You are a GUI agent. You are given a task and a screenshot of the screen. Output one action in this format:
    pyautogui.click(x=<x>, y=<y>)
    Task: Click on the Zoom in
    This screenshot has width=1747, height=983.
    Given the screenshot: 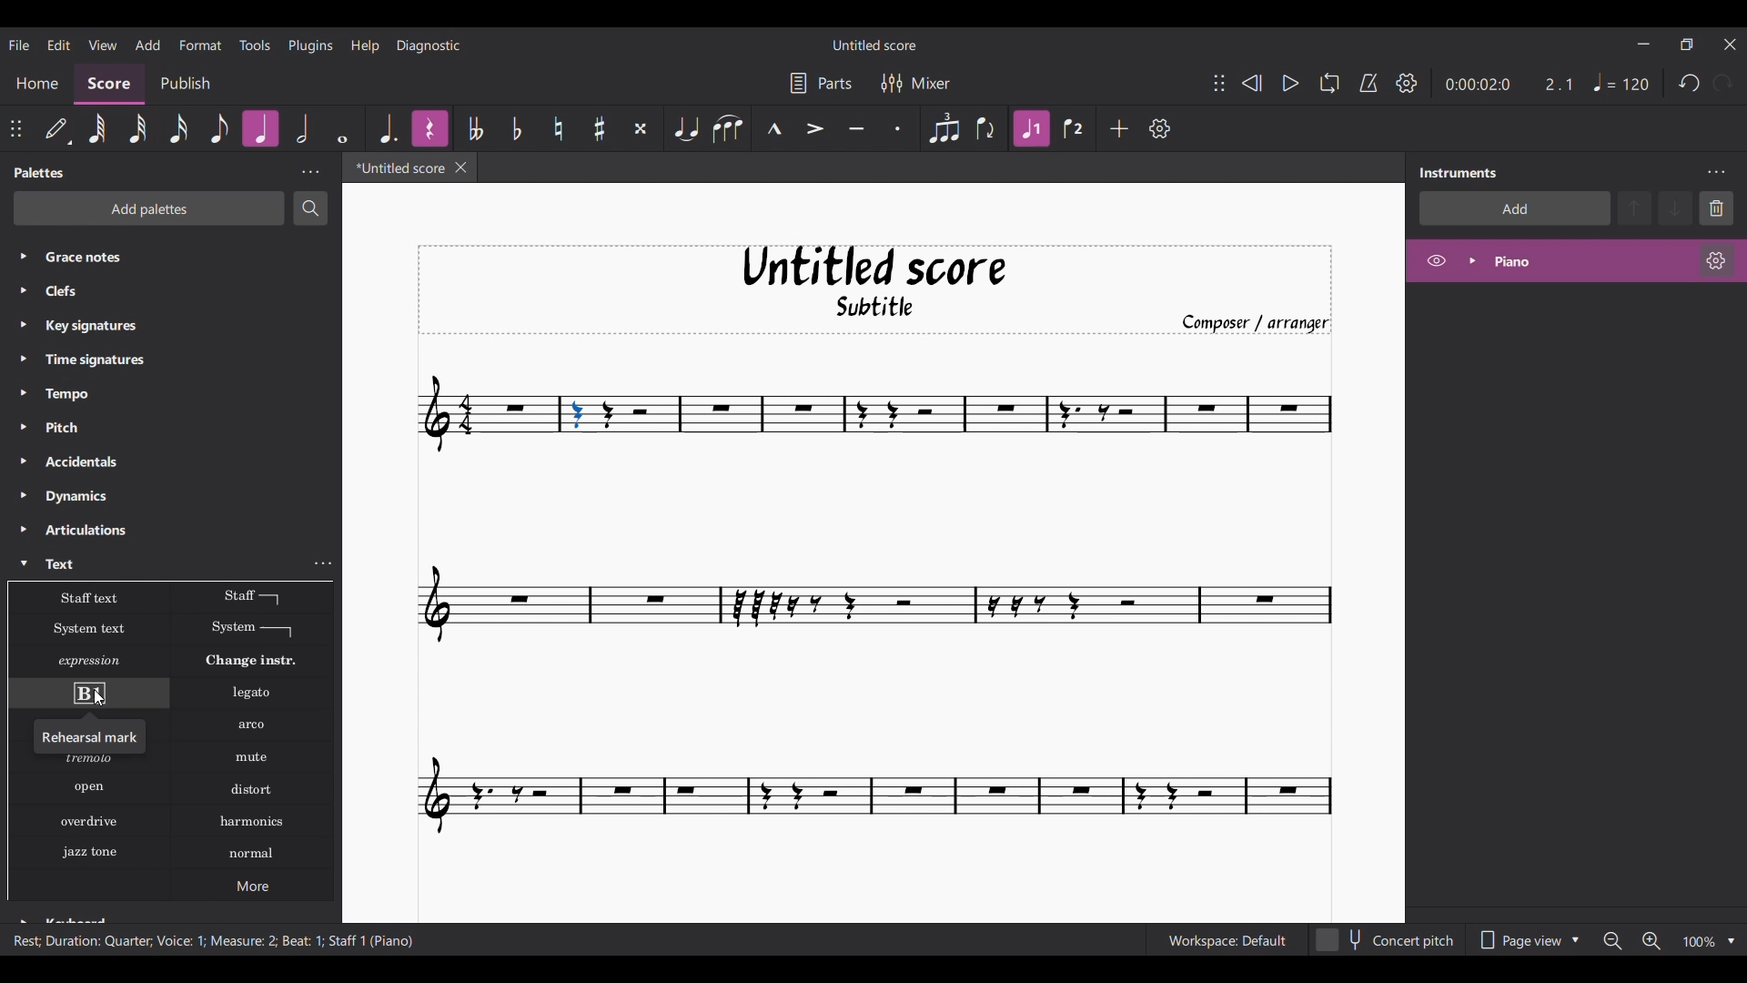 What is the action you would take?
    pyautogui.click(x=1651, y=941)
    